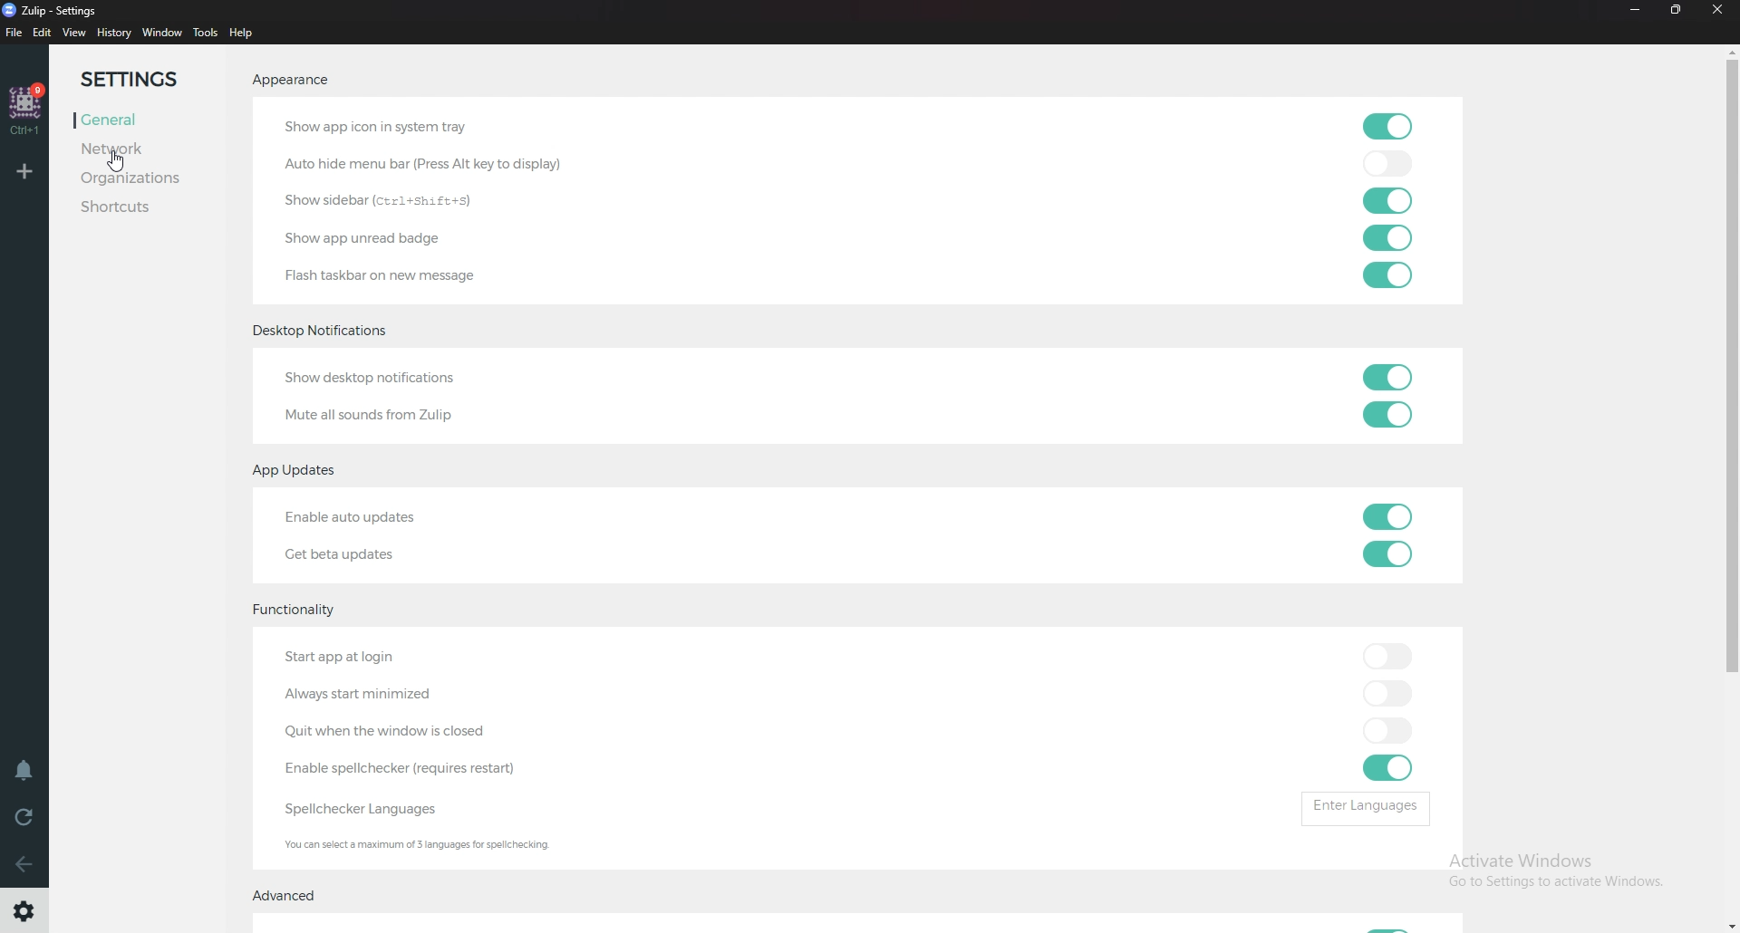  Describe the element at coordinates (1383, 125) in the screenshot. I see `toggle` at that location.